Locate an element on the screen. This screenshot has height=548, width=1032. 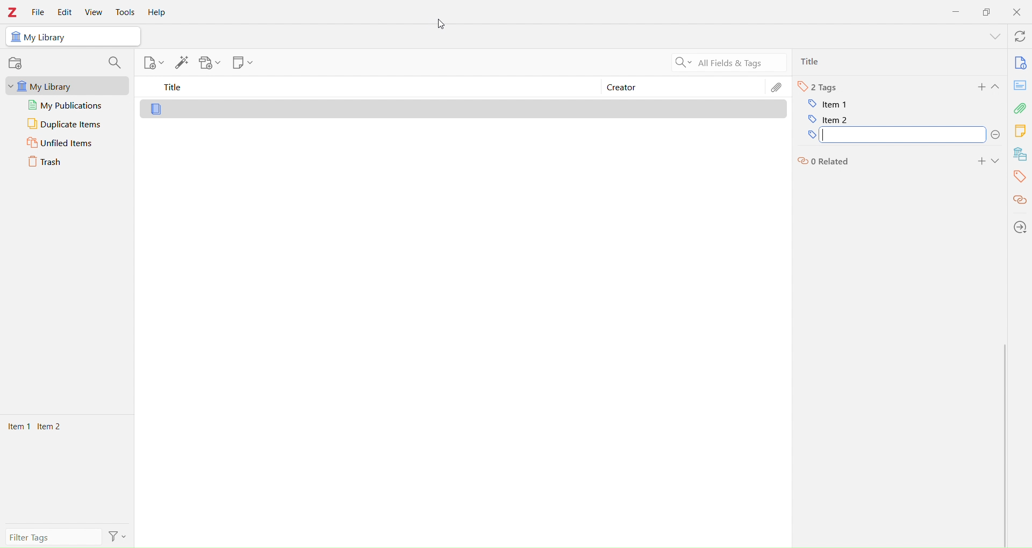
My Library is located at coordinates (67, 86).